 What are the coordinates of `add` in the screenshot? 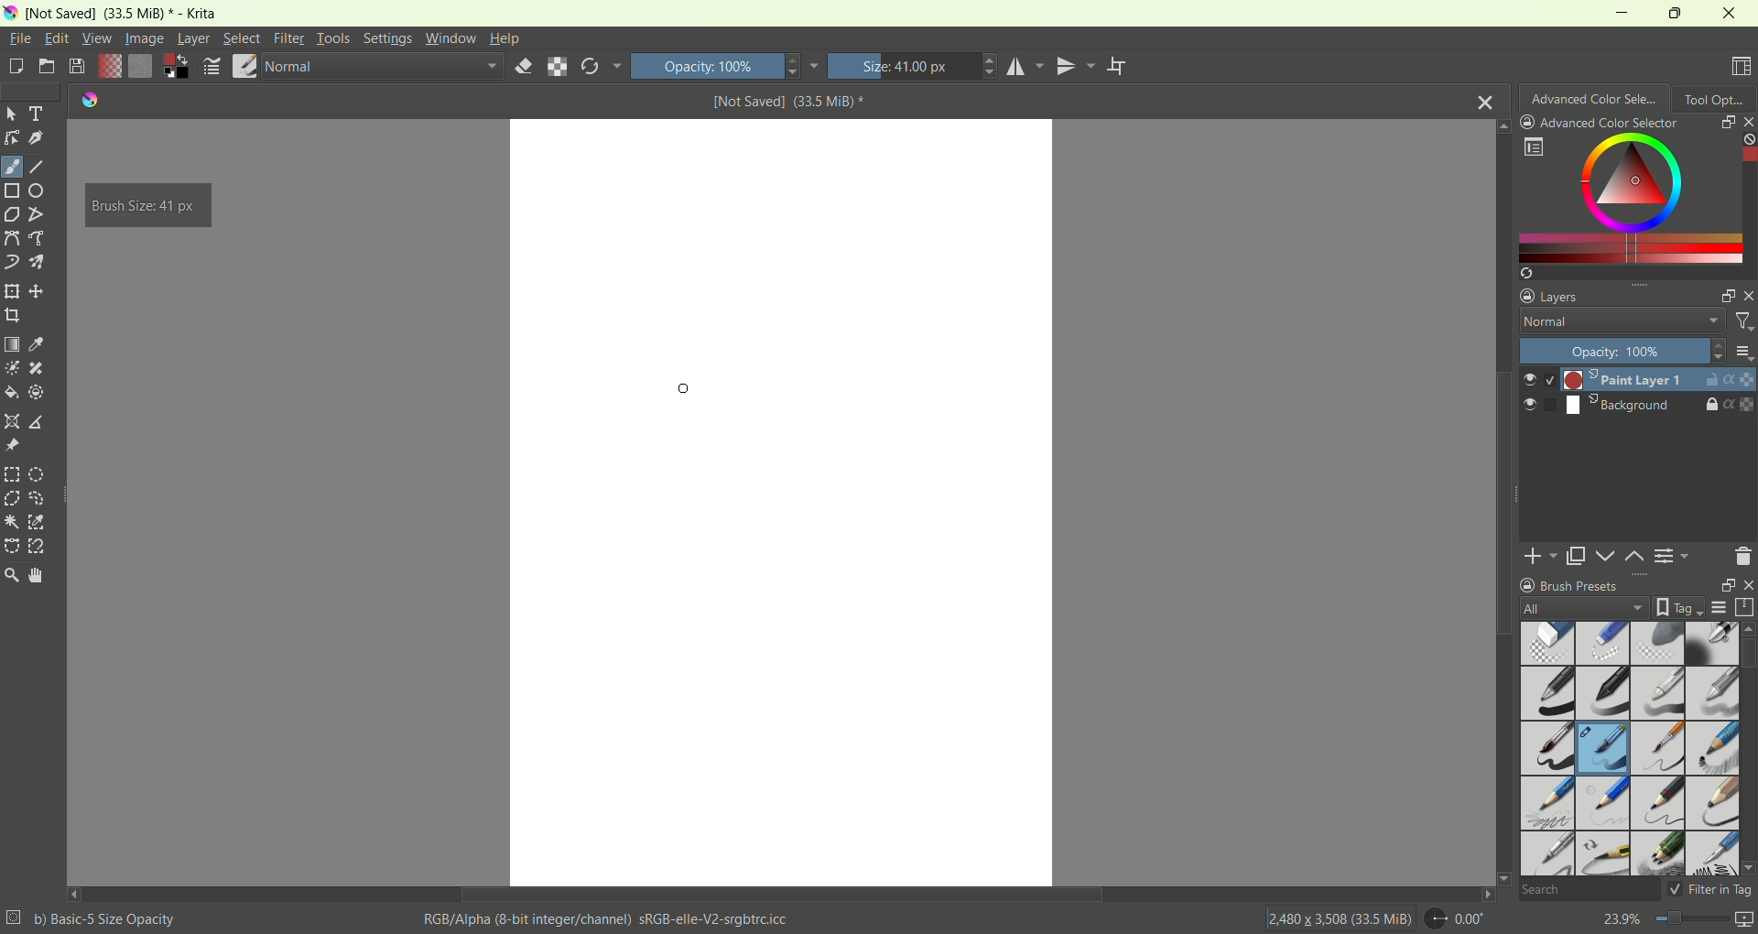 It's located at (1541, 555).